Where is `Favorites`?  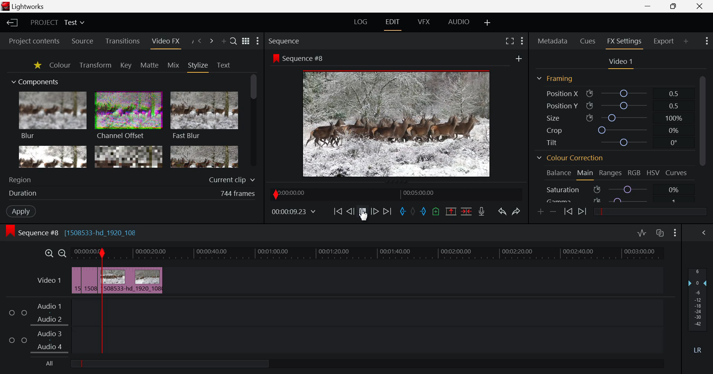 Favorites is located at coordinates (36, 65).